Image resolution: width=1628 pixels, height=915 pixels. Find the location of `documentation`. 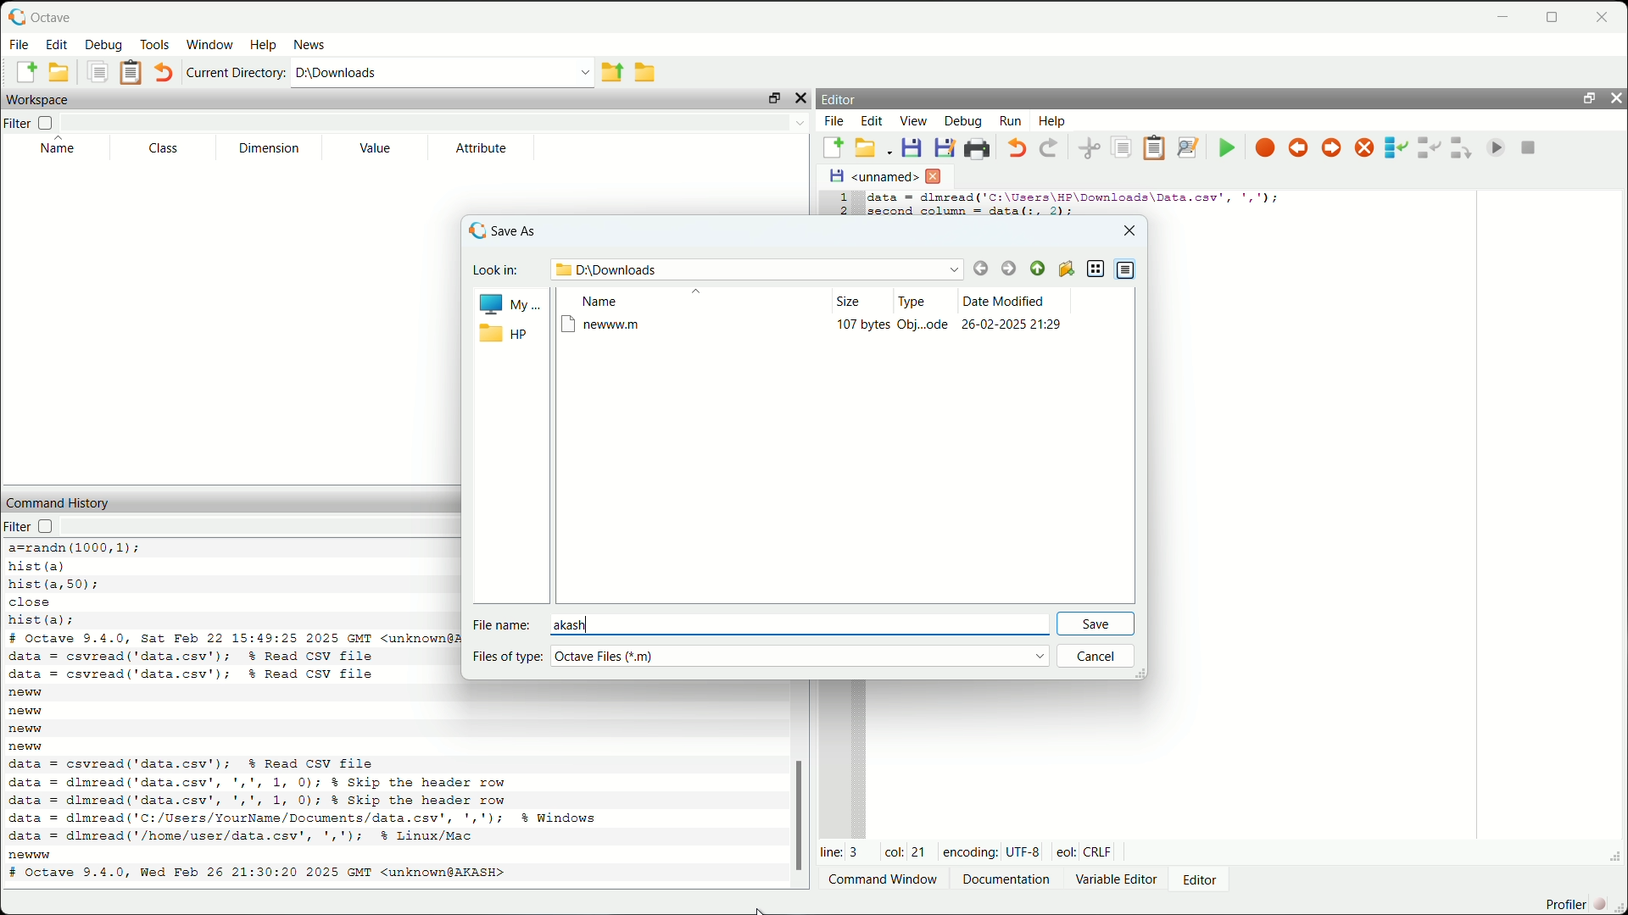

documentation is located at coordinates (1007, 878).